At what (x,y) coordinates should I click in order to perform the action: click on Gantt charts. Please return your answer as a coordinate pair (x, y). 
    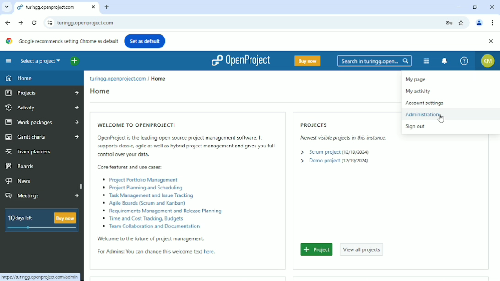
    Looking at the image, I should click on (43, 137).